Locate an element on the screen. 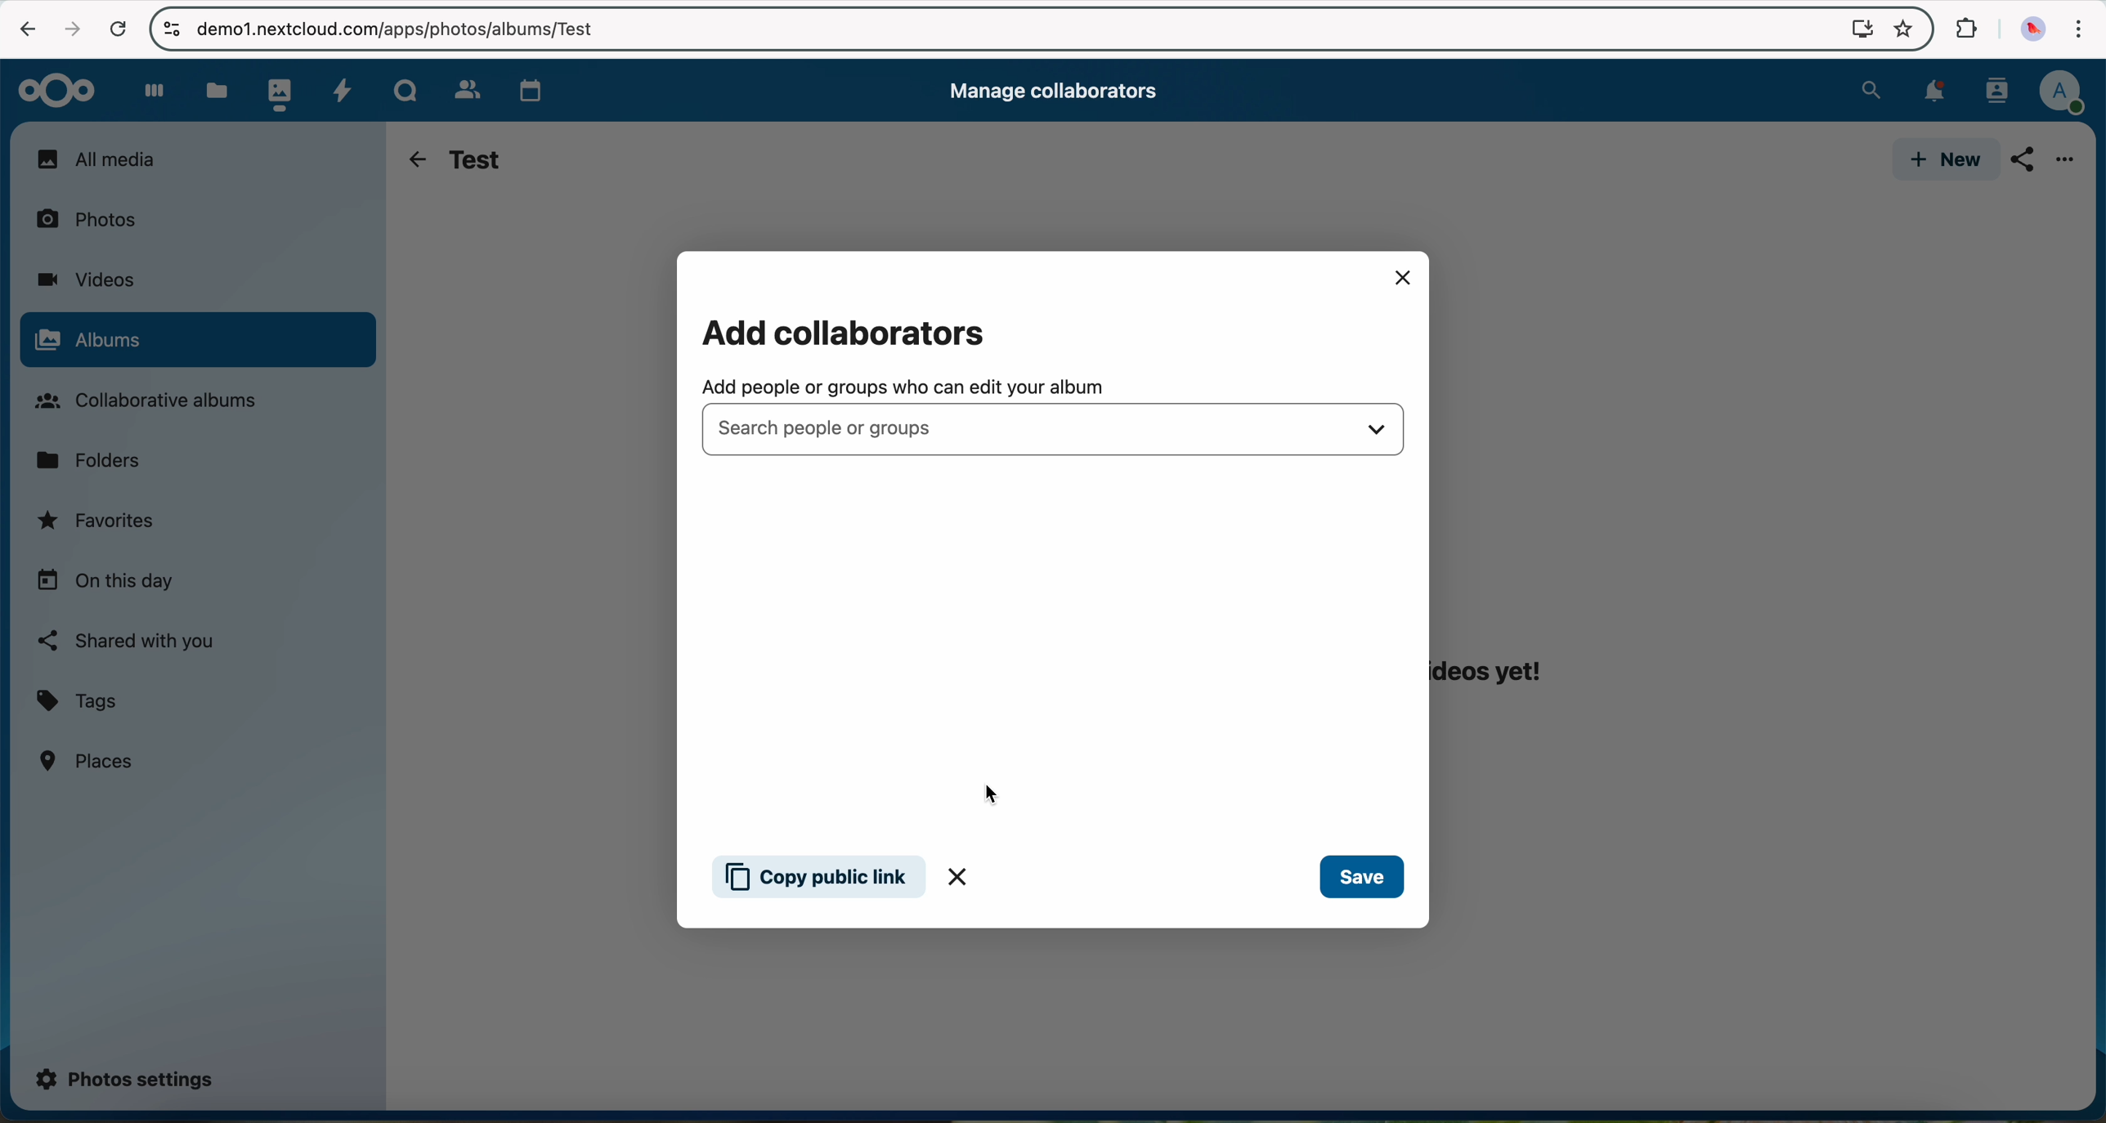 The image size is (2106, 1123). videos is located at coordinates (85, 280).